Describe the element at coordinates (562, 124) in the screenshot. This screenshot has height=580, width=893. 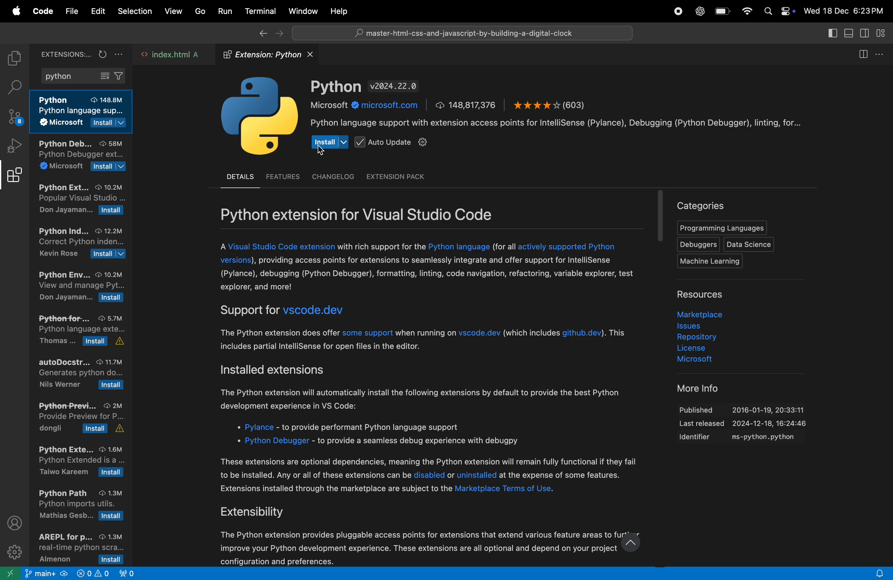
I see `description` at that location.